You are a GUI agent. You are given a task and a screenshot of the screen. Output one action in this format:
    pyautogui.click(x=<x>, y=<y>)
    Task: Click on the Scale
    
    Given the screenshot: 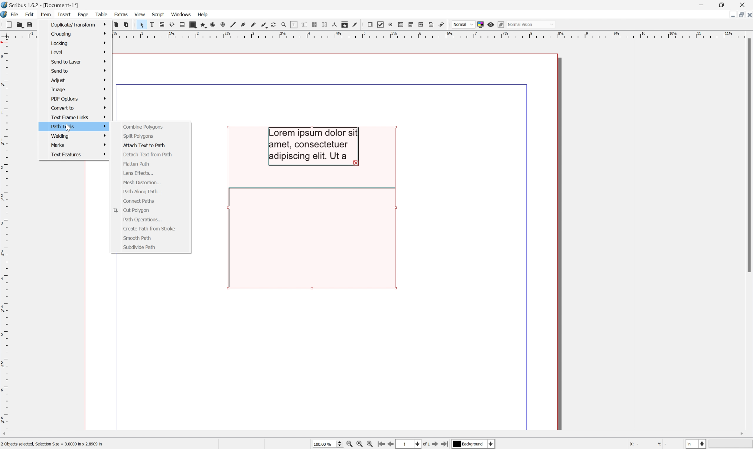 What is the action you would take?
    pyautogui.click(x=433, y=34)
    